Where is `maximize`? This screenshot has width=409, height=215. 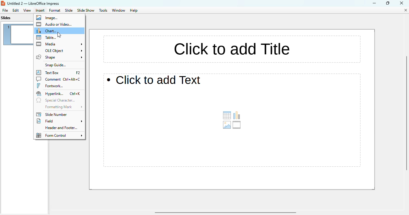 maximize is located at coordinates (388, 3).